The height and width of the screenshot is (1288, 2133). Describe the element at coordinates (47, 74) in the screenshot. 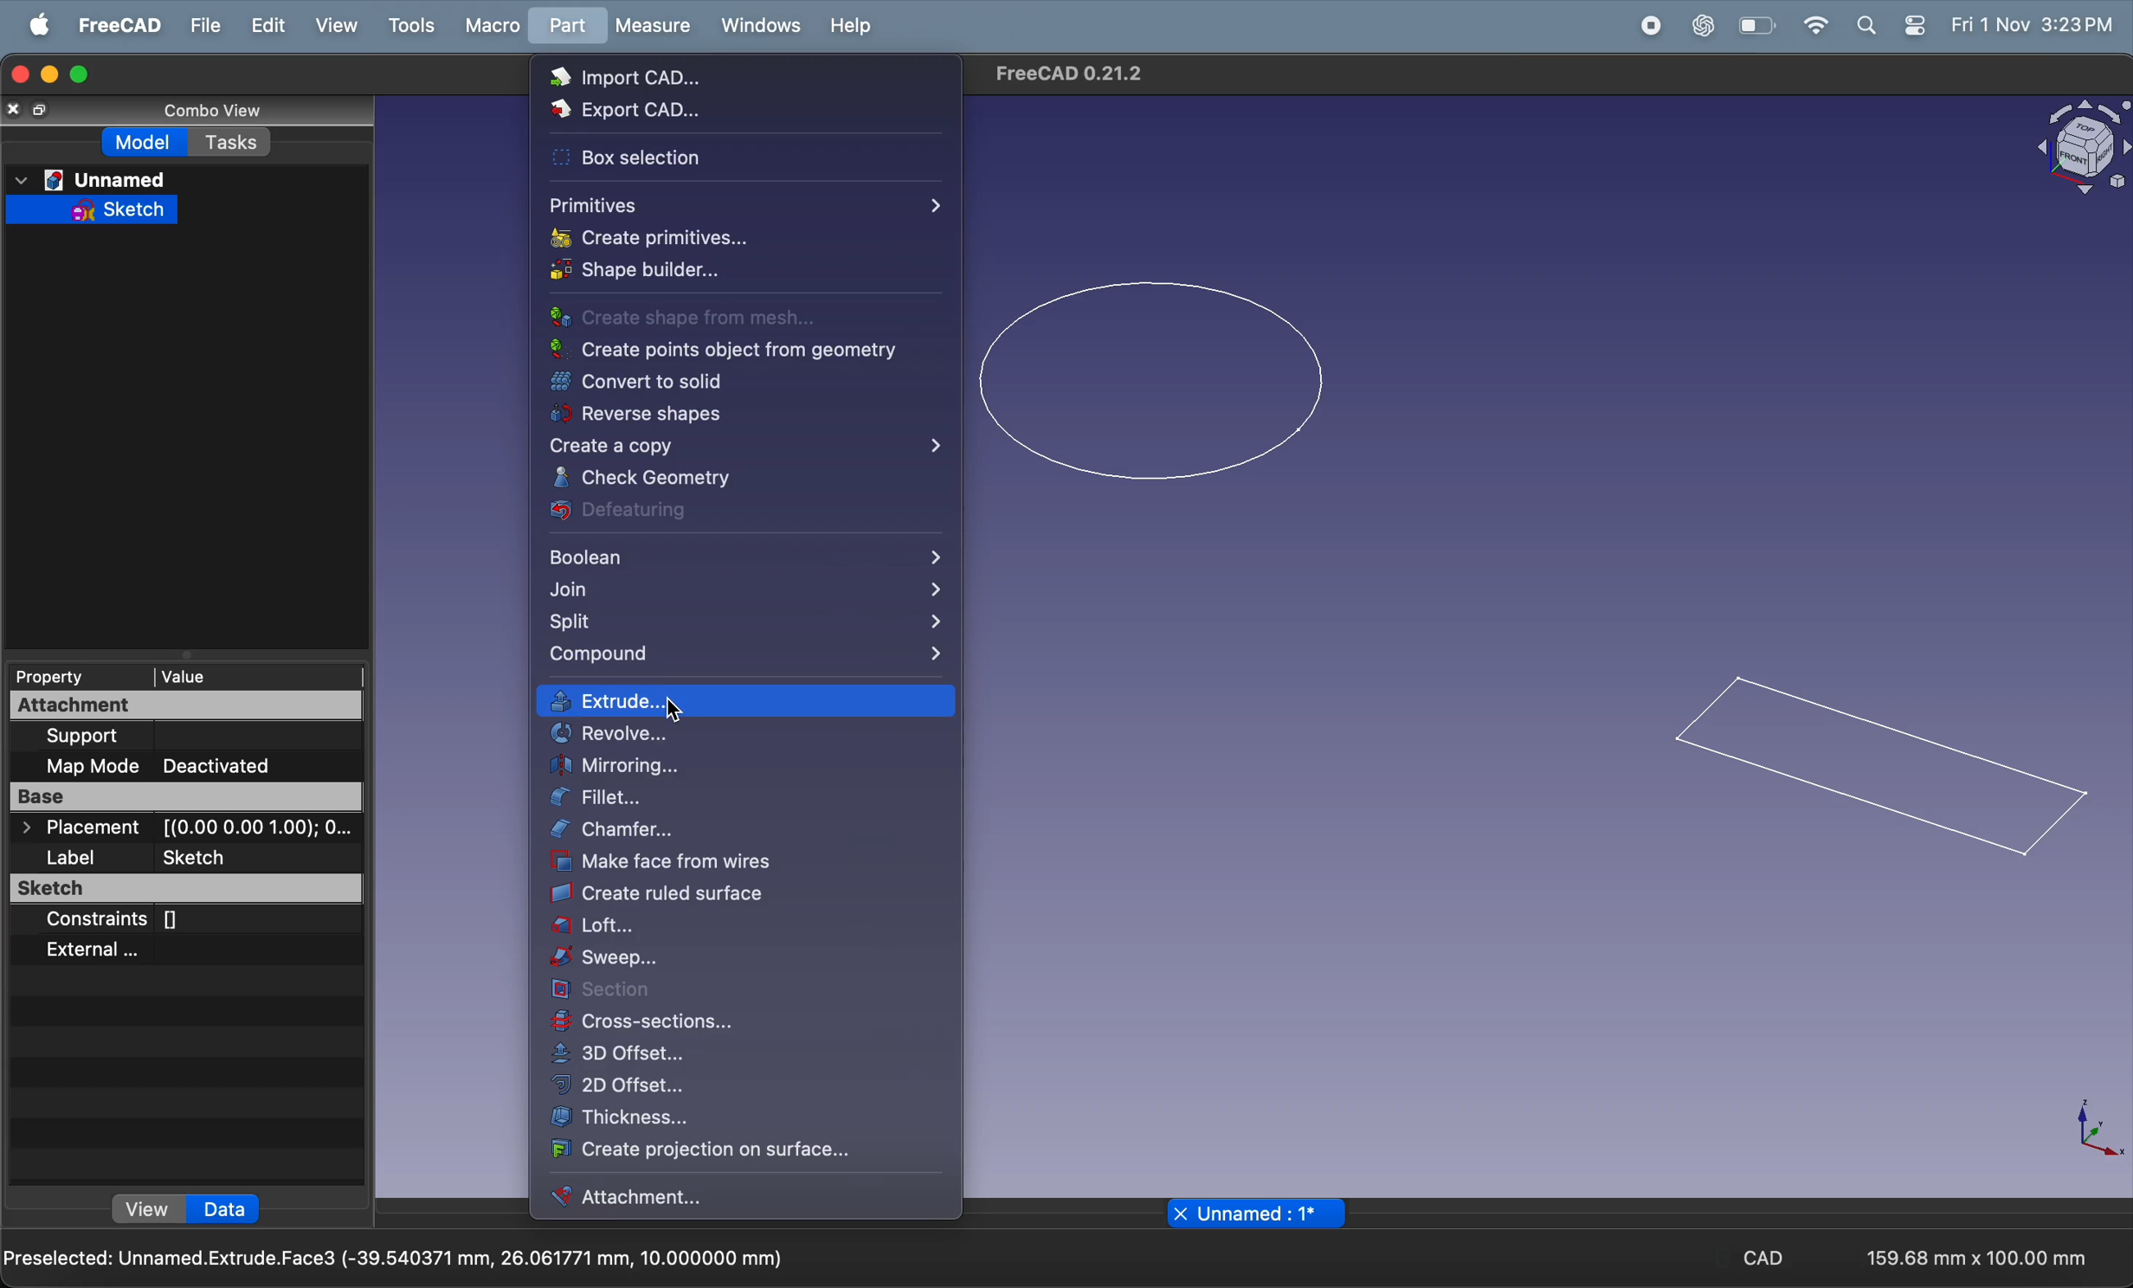

I see `minimize` at that location.